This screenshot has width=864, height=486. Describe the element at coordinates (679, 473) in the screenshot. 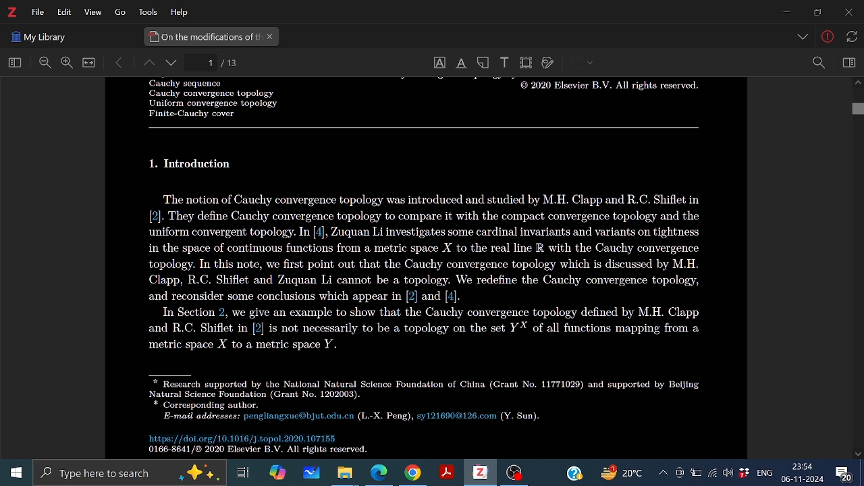

I see `Meet` at that location.